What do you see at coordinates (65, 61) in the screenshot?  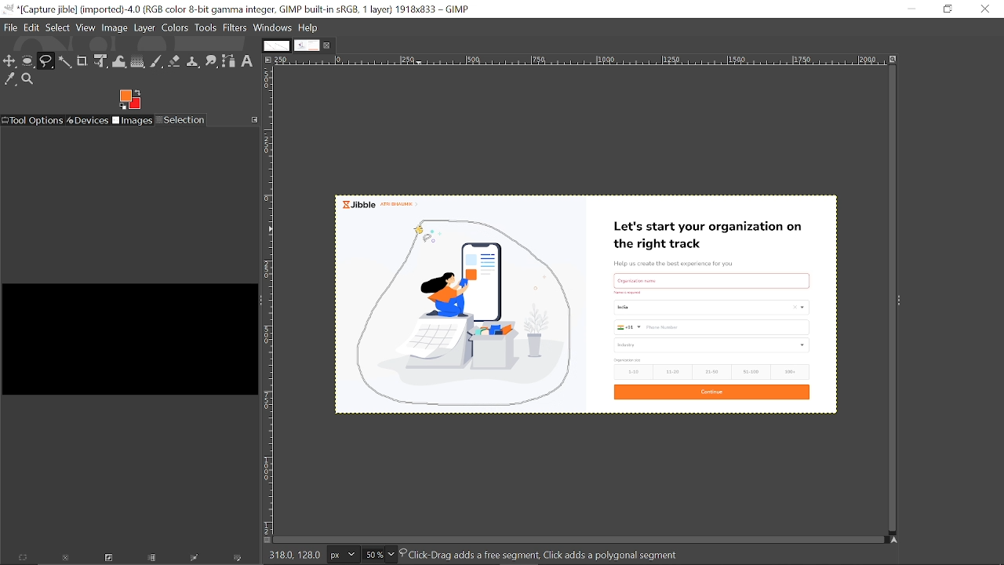 I see `Fuzzy text tool` at bounding box center [65, 61].